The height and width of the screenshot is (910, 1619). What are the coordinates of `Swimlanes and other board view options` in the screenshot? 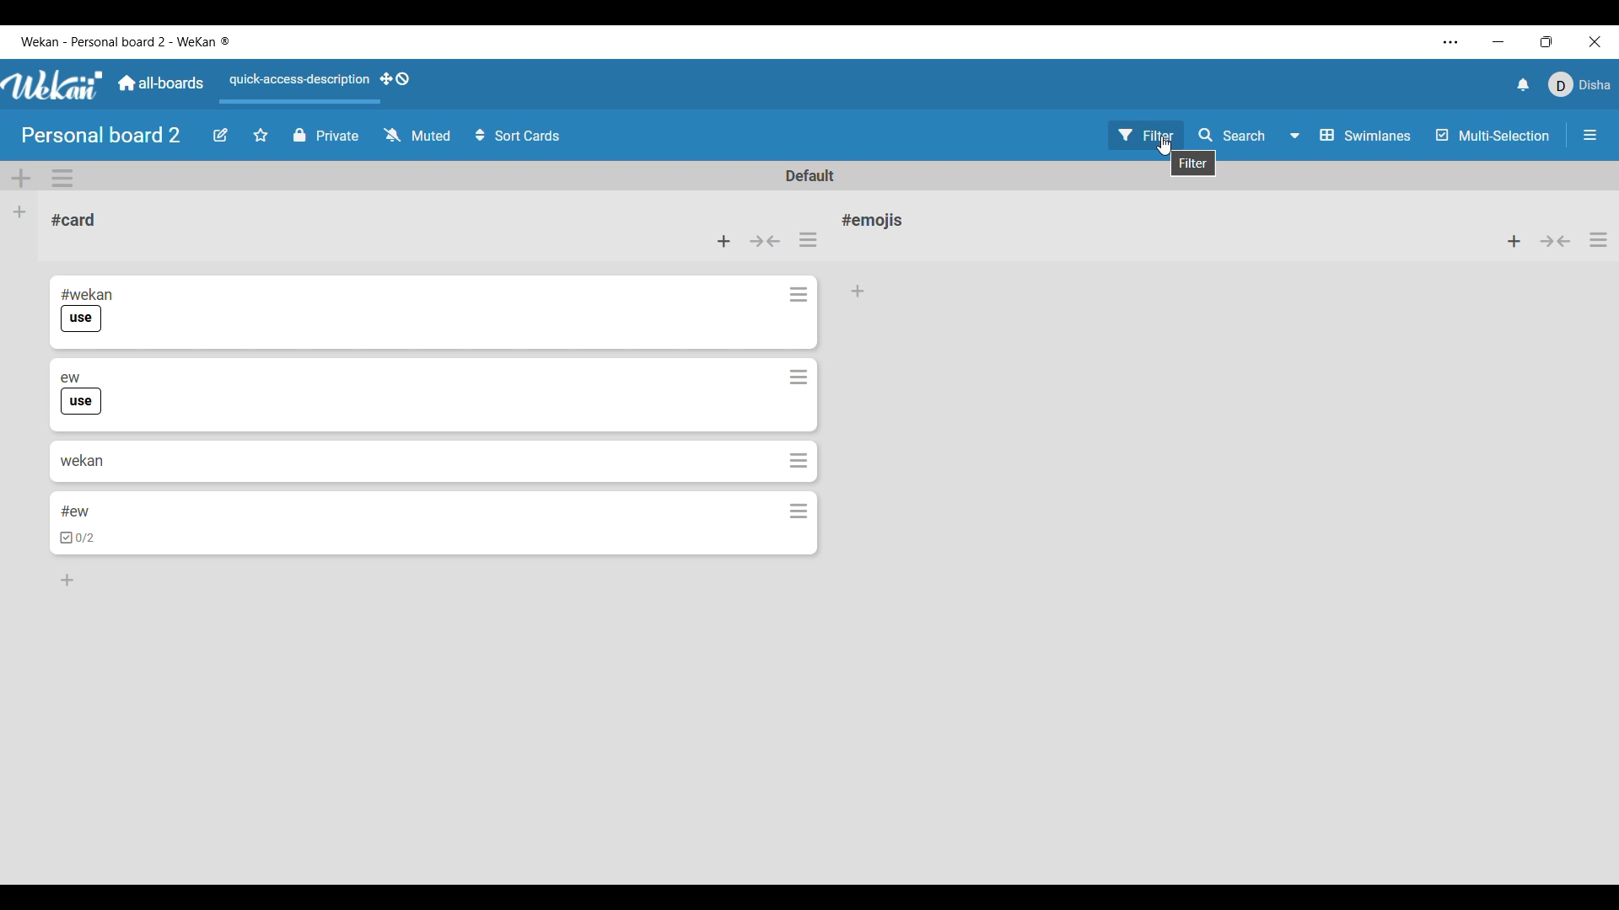 It's located at (1348, 135).